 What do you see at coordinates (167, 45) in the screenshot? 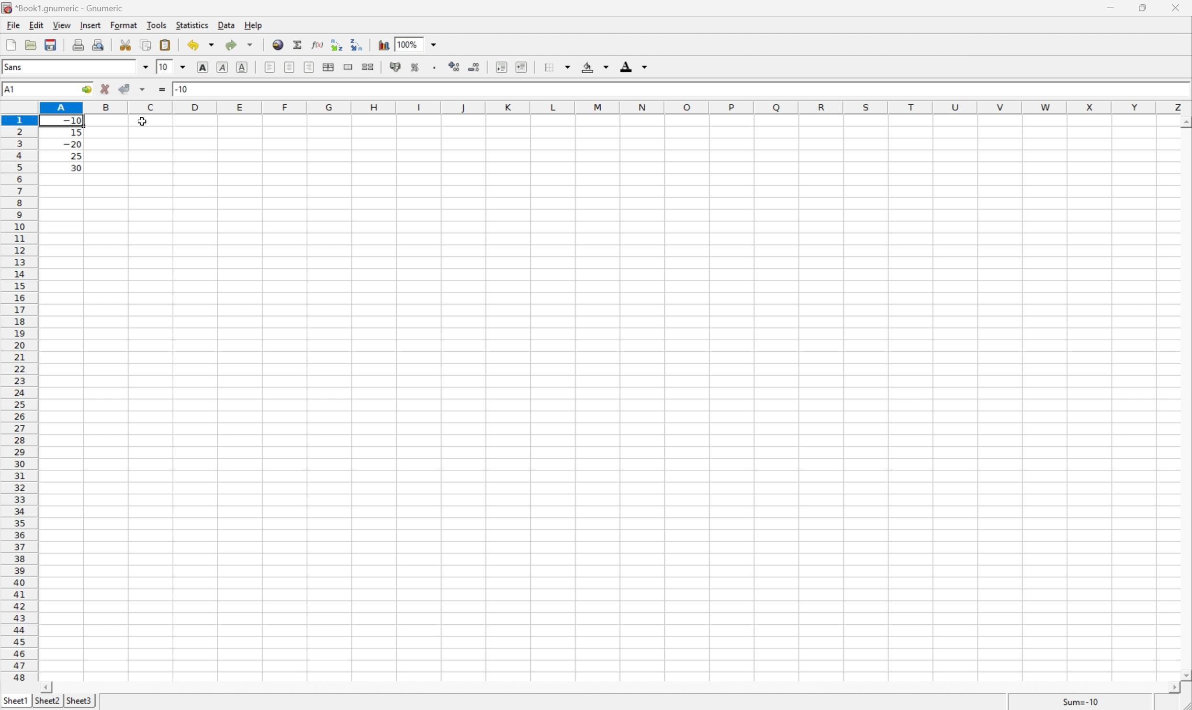
I see `Paste the clipboard` at bounding box center [167, 45].